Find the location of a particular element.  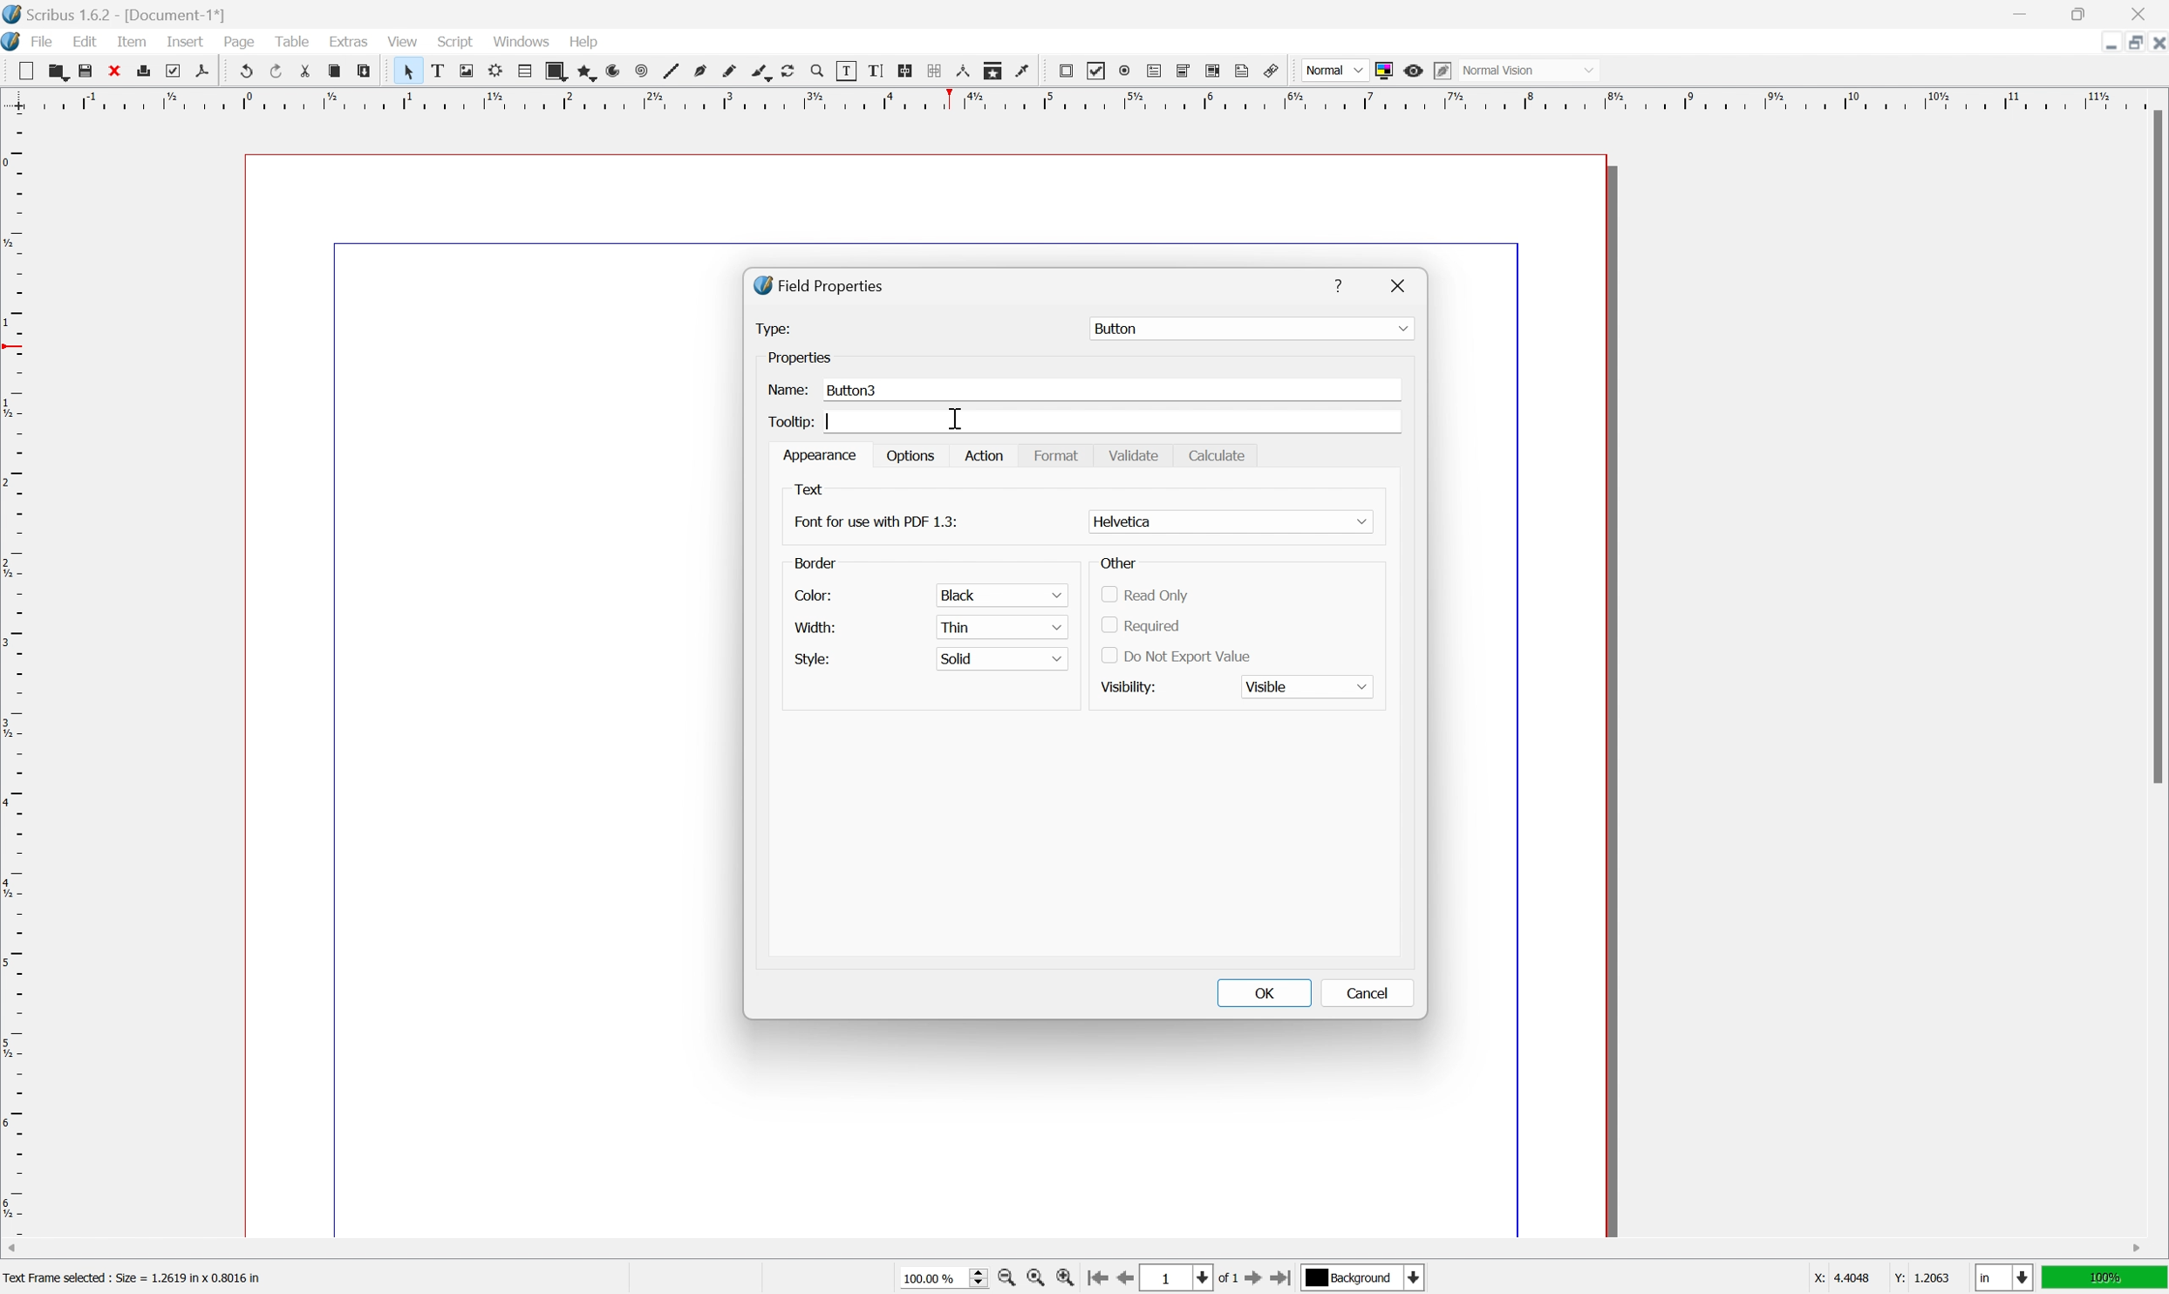

measurements is located at coordinates (963, 72).